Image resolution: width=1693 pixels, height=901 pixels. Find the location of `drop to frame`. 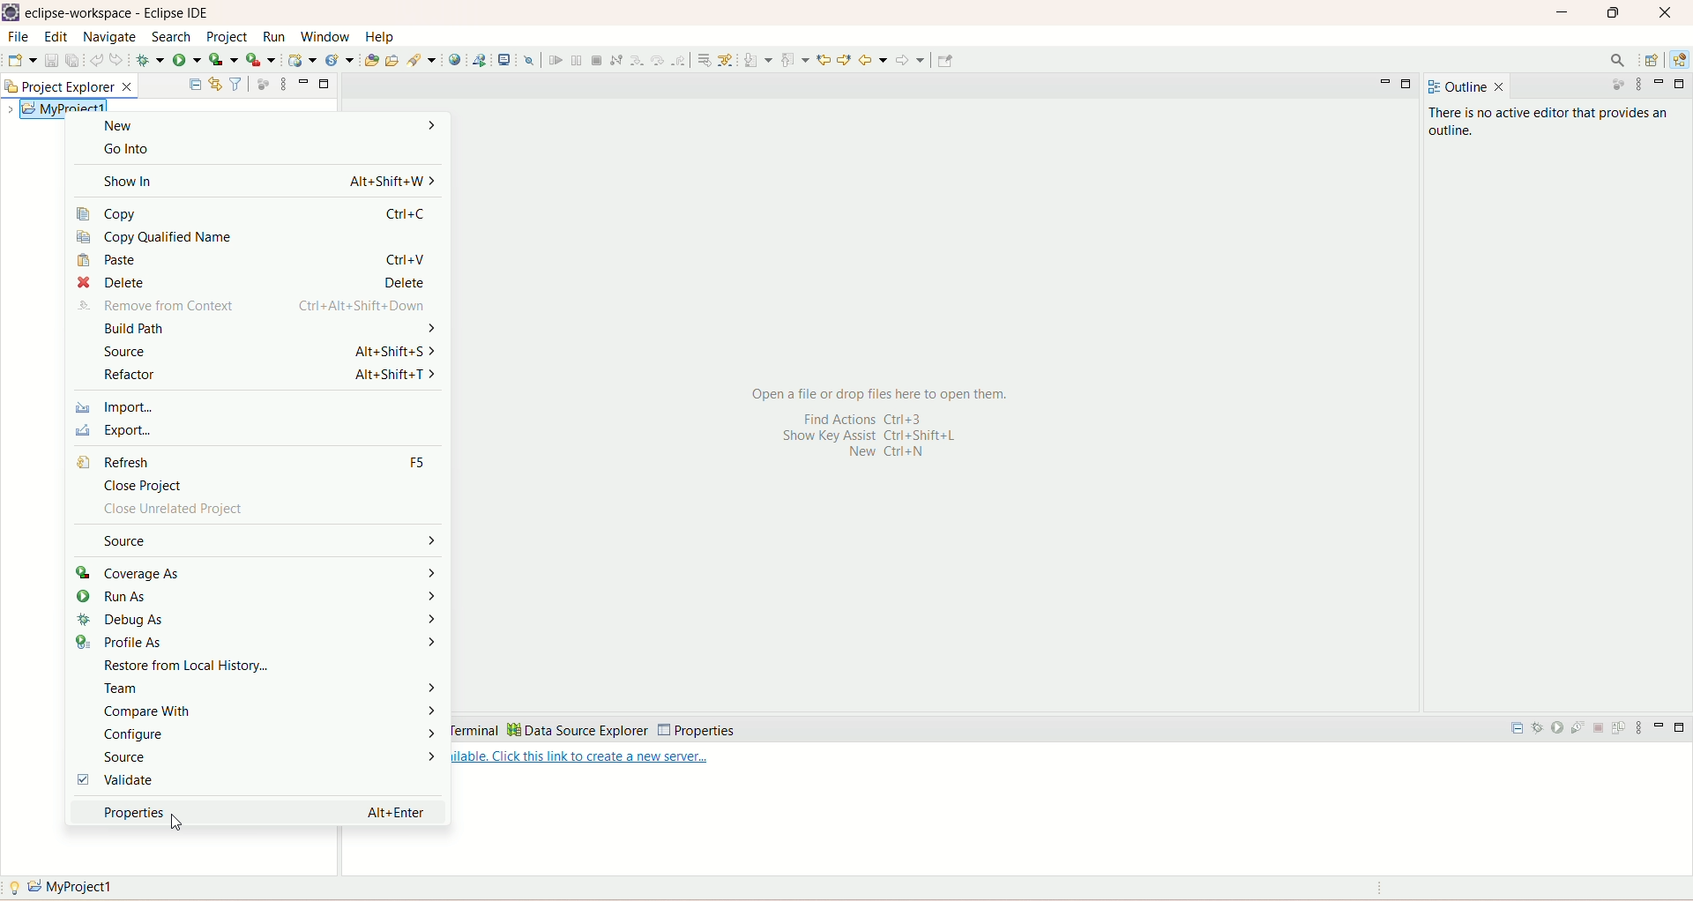

drop to frame is located at coordinates (705, 60).